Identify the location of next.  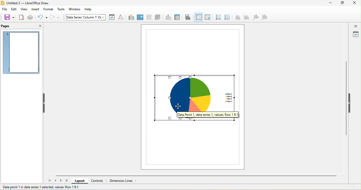
(61, 181).